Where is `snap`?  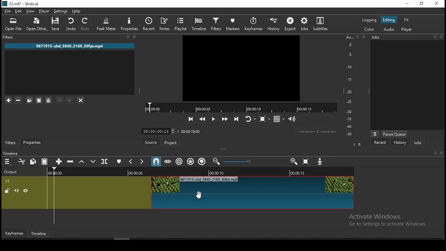 snap is located at coordinates (157, 162).